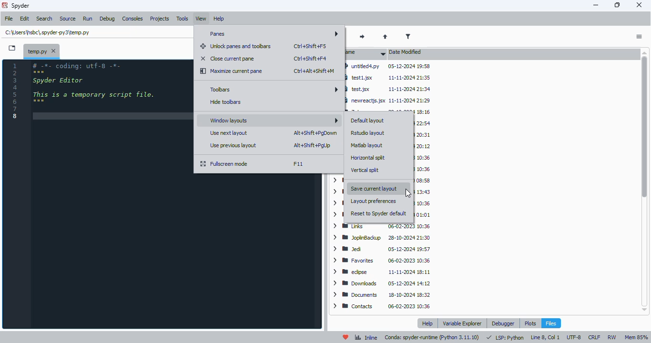 This screenshot has height=343, width=651. I want to click on test1.jsx, so click(390, 78).